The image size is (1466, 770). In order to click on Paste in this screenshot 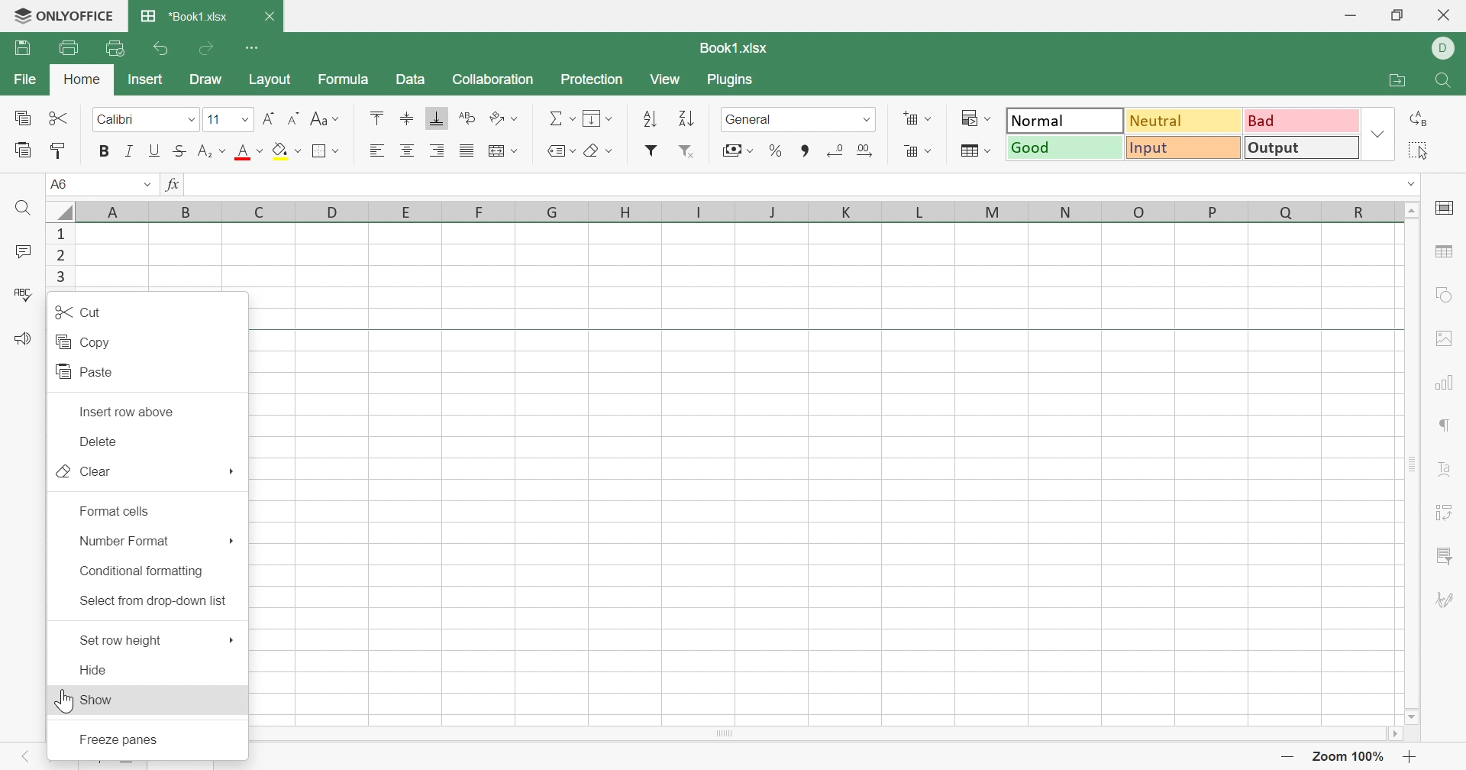, I will do `click(24, 150)`.